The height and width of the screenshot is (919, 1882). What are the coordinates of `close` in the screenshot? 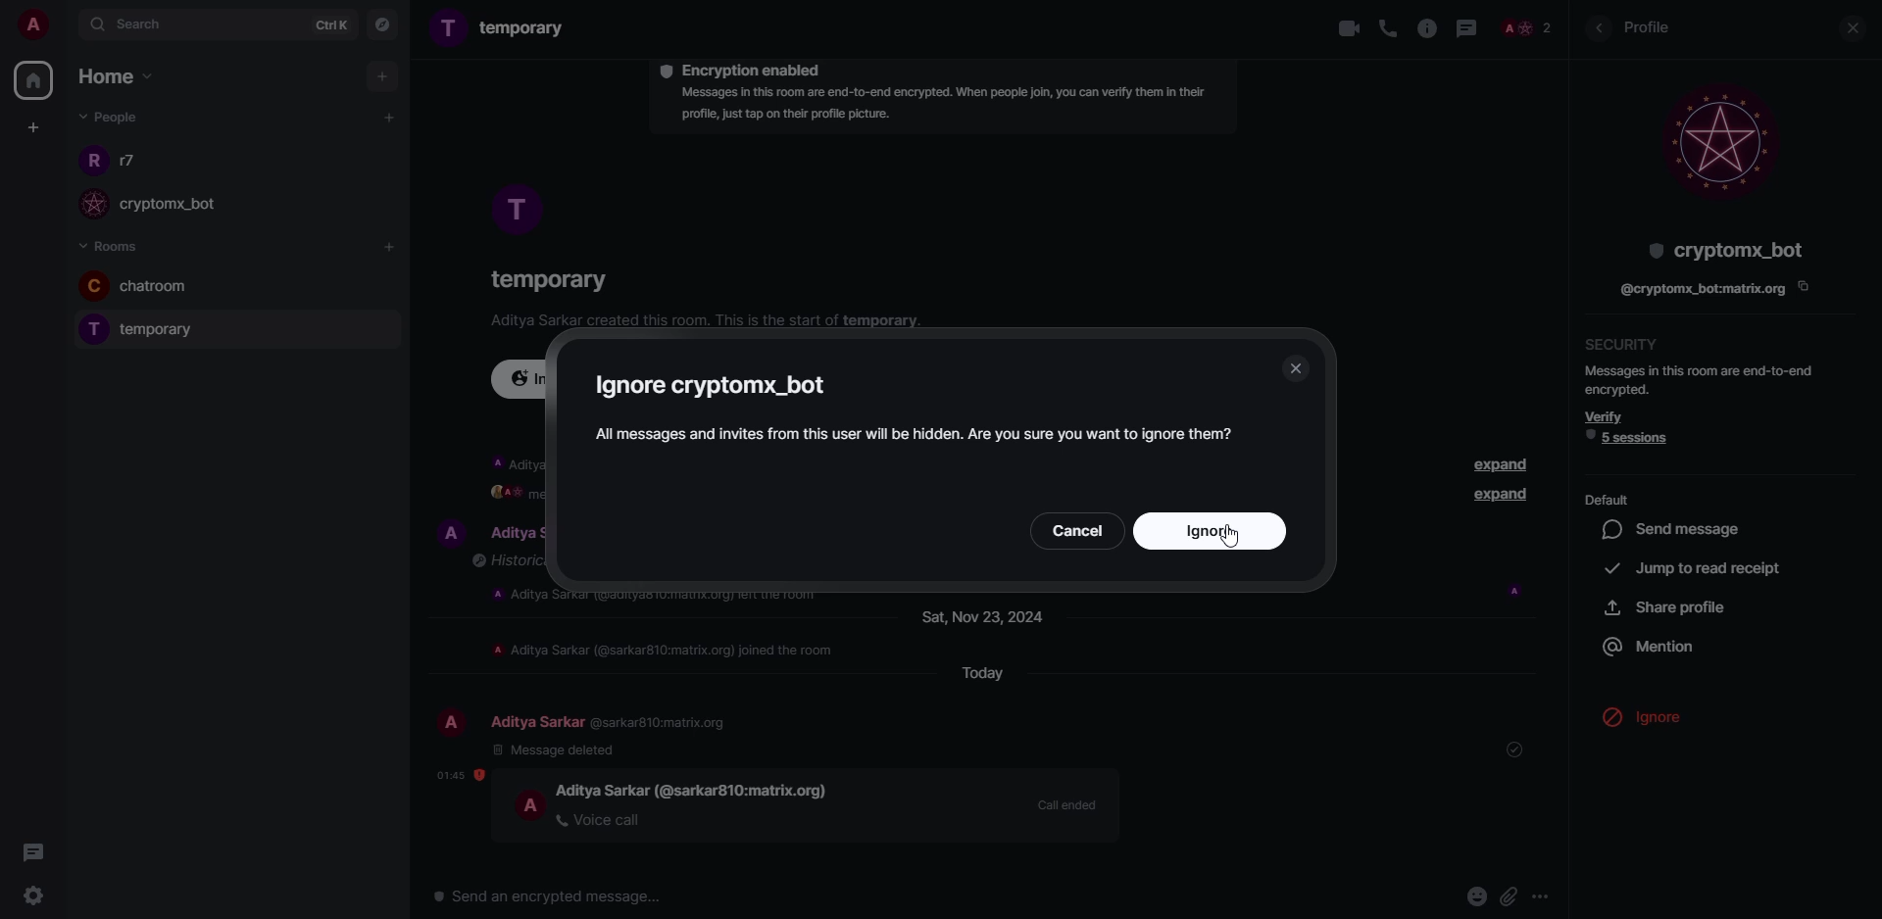 It's located at (1849, 29).